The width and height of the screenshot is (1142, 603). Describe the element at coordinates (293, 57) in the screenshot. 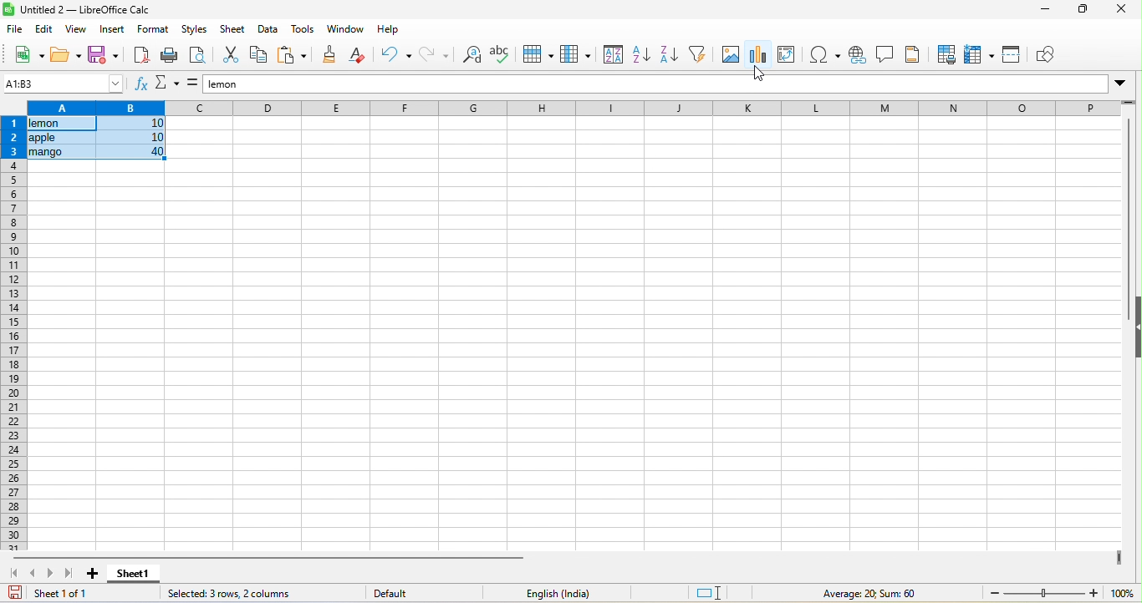

I see `paste` at that location.